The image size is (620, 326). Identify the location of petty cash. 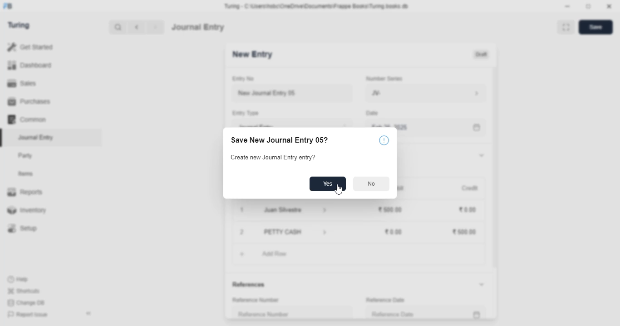
(285, 232).